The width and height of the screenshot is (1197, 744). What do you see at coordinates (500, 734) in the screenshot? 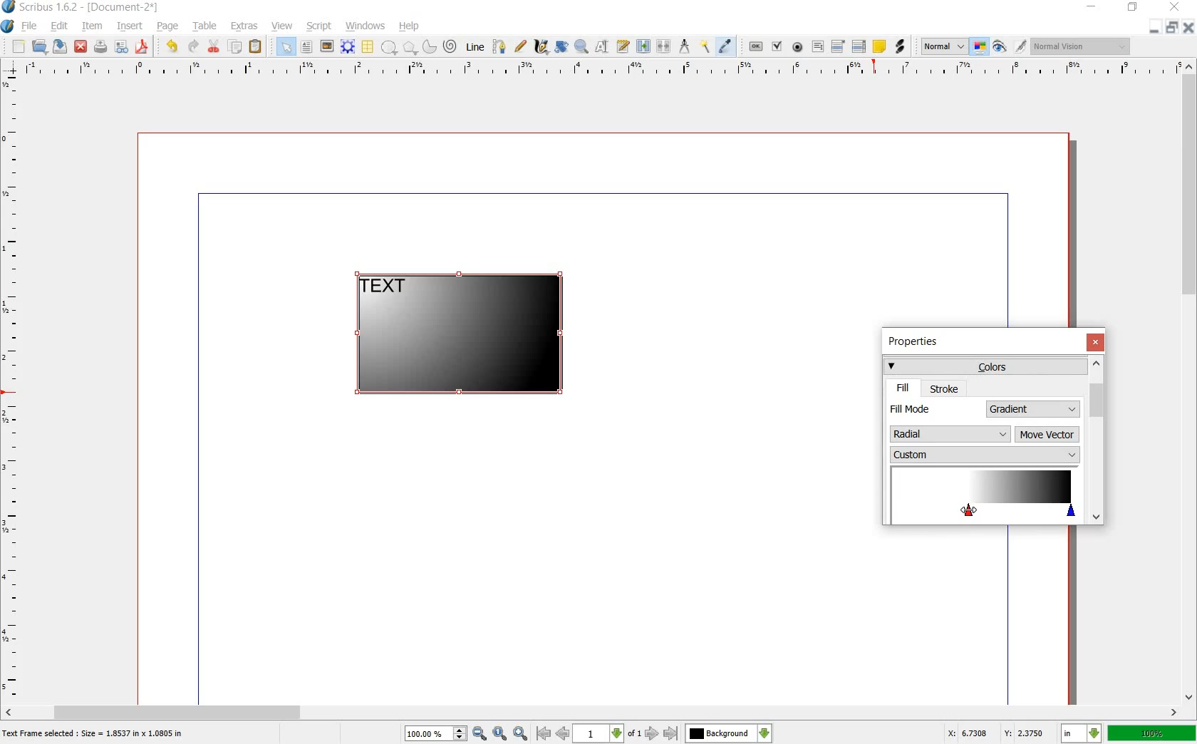
I see `zoom to` at bounding box center [500, 734].